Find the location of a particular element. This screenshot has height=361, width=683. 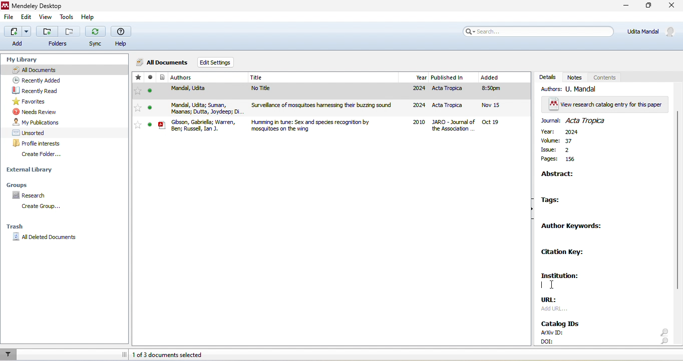

view is located at coordinates (44, 17).